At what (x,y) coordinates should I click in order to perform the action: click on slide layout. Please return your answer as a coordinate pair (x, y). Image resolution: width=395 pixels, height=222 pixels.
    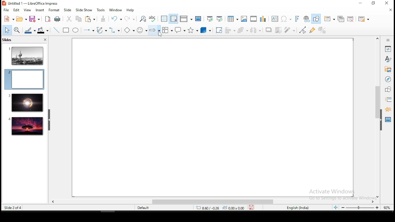
    Looking at the image, I should click on (363, 19).